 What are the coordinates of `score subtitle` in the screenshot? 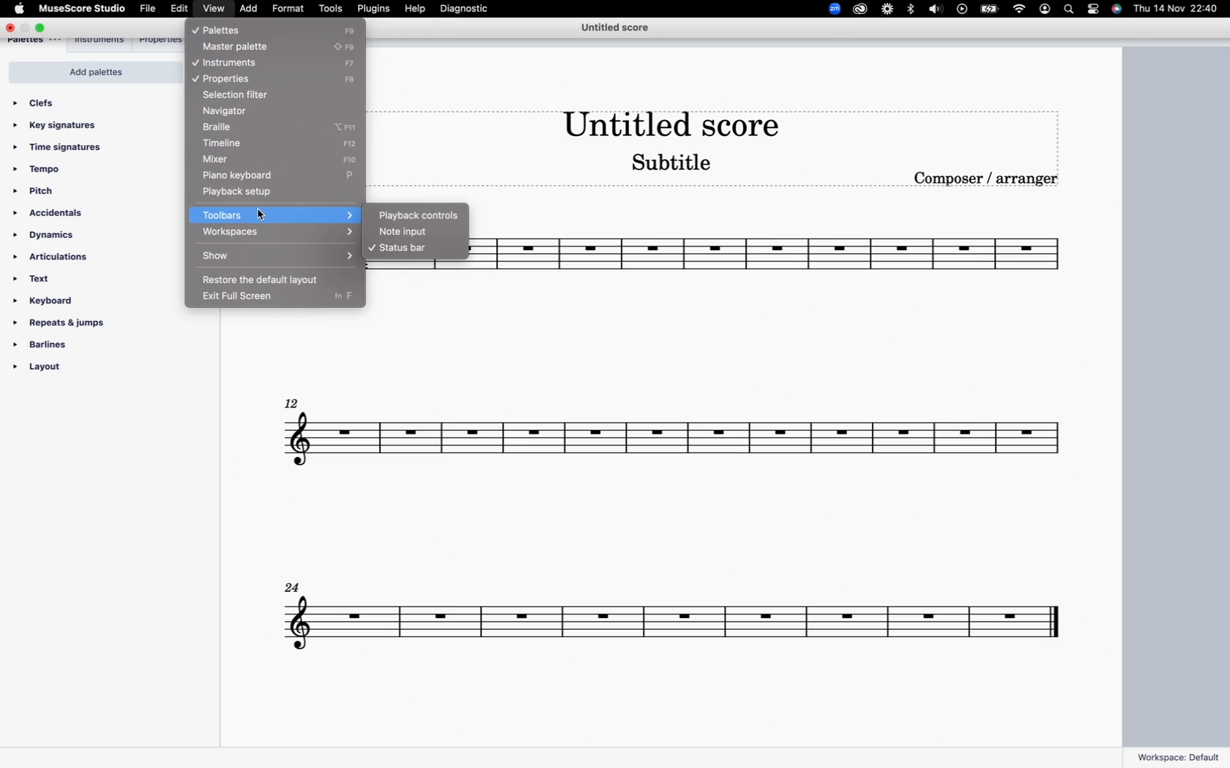 It's located at (677, 167).